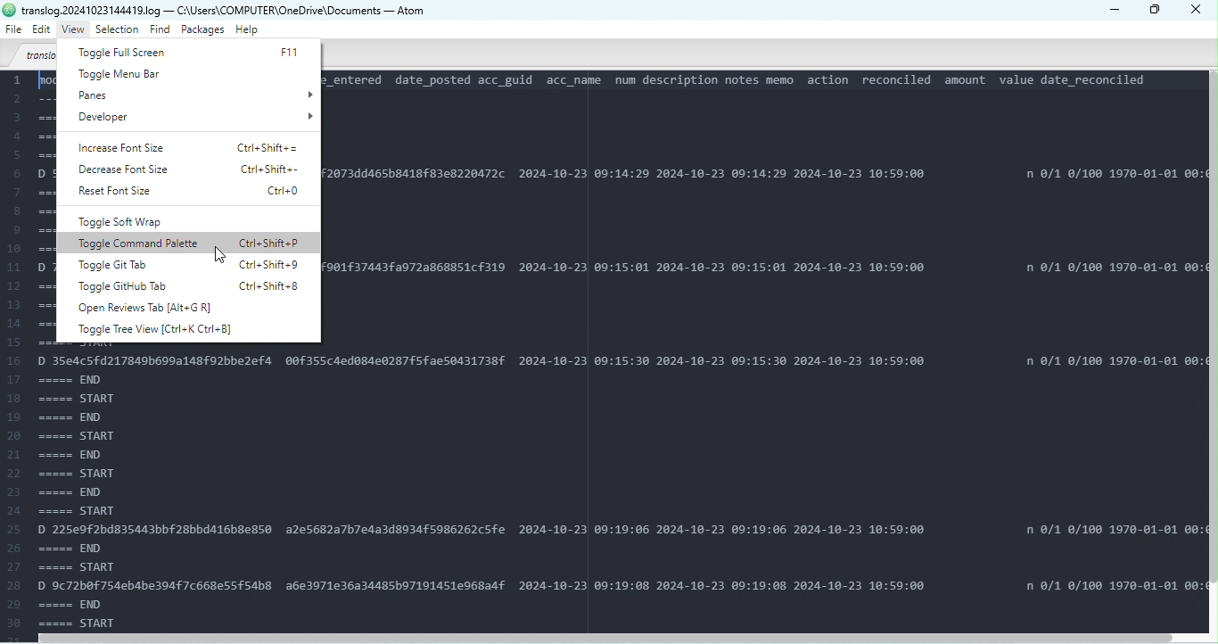 This screenshot has height=644, width=1218. I want to click on Reset font size, so click(197, 193).